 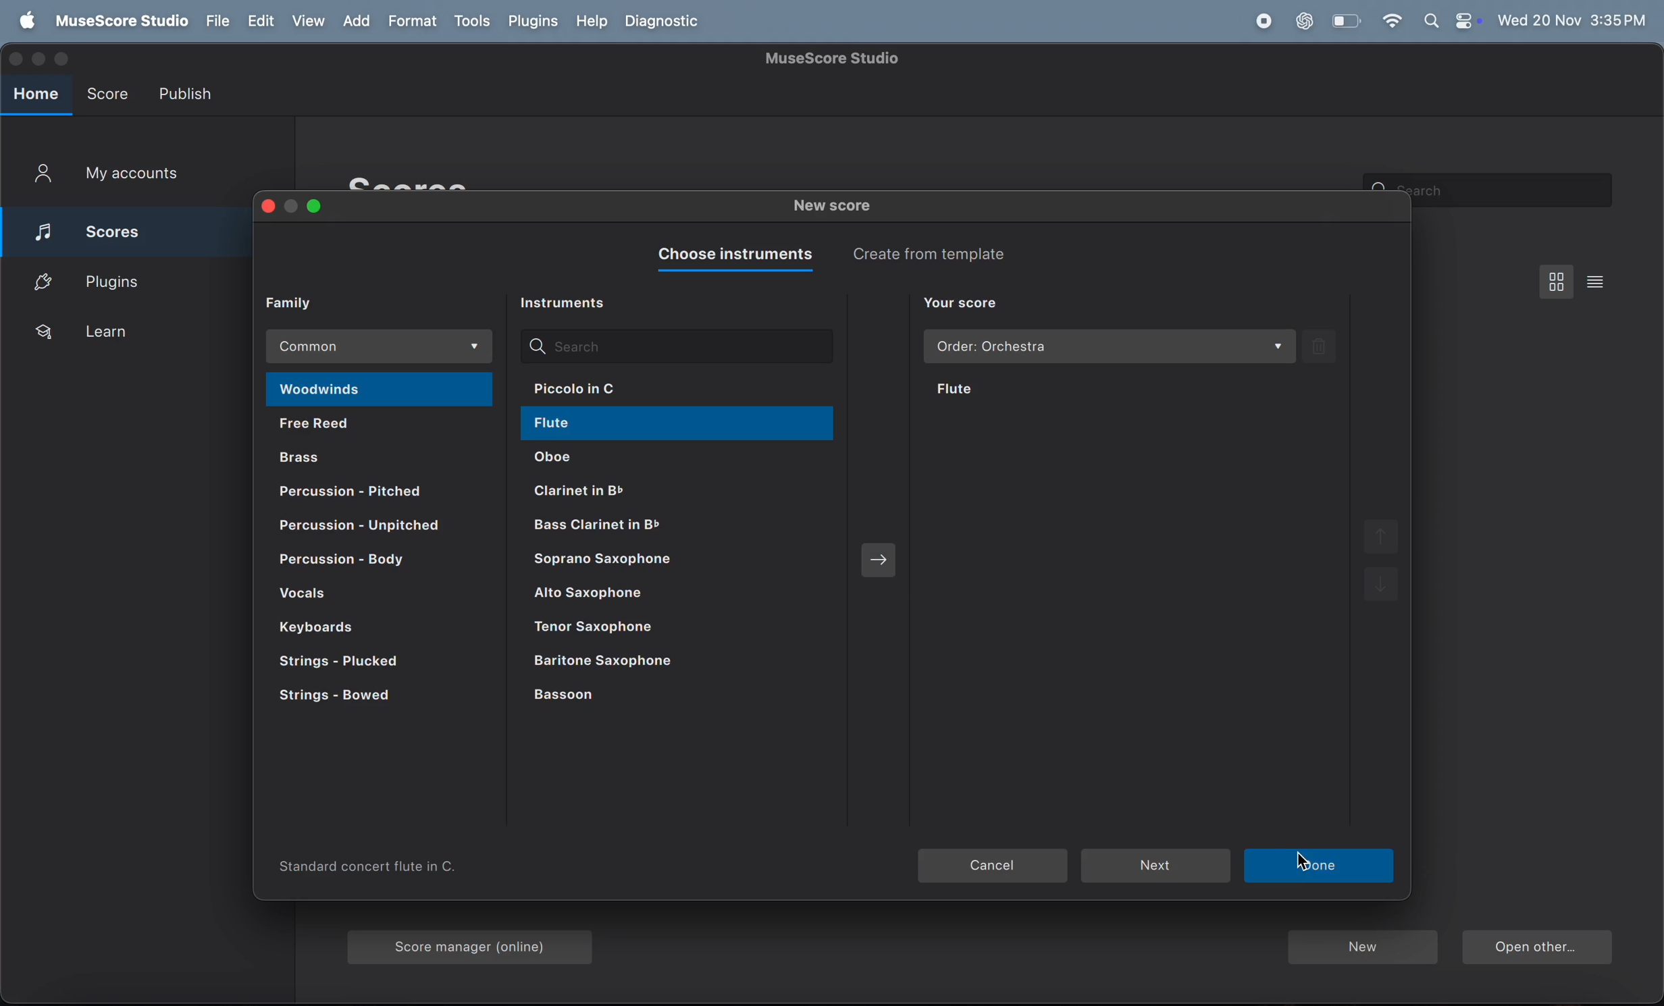 What do you see at coordinates (107, 90) in the screenshot?
I see `score` at bounding box center [107, 90].